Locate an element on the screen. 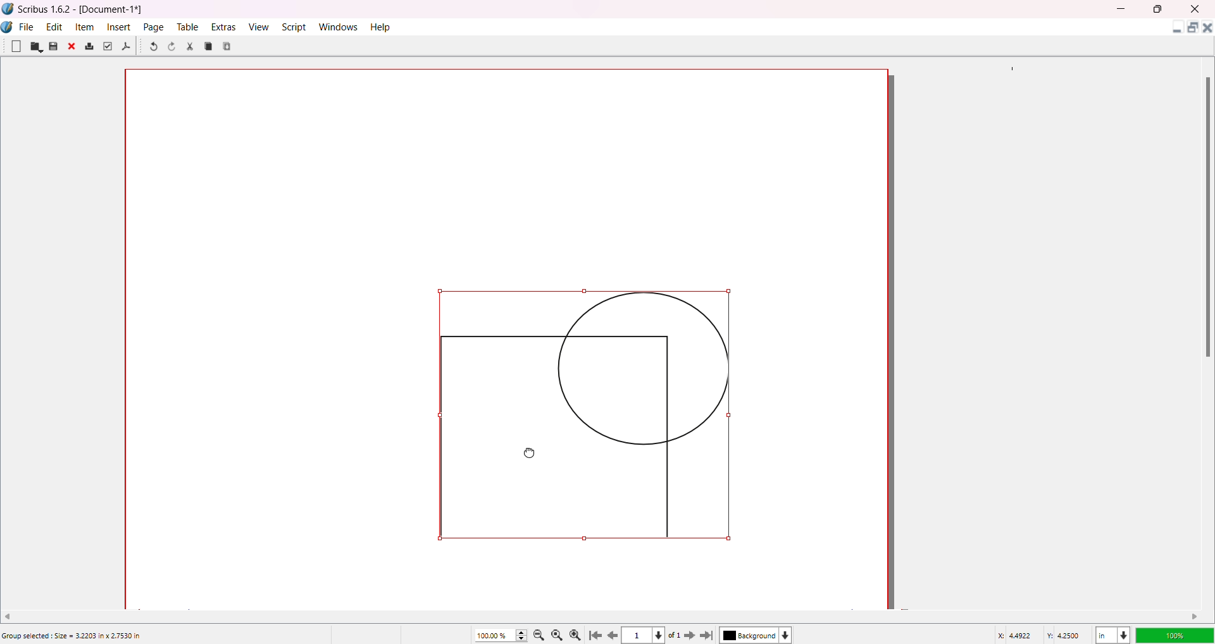  Open is located at coordinates (36, 47).